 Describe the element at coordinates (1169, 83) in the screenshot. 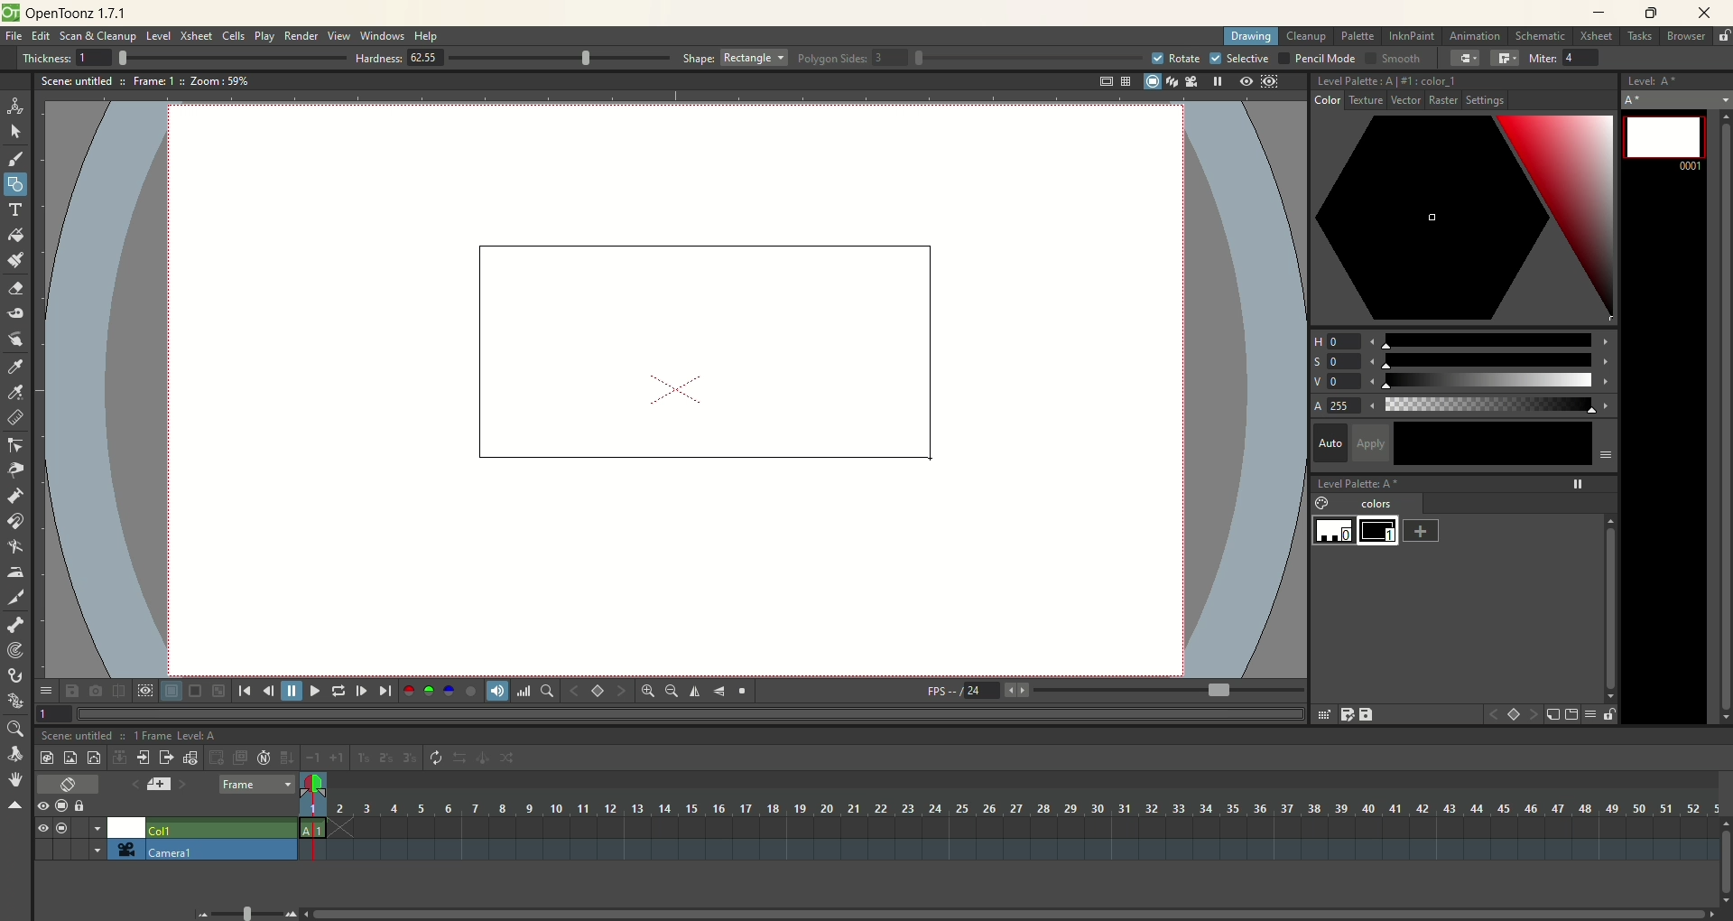

I see `3D view` at that location.